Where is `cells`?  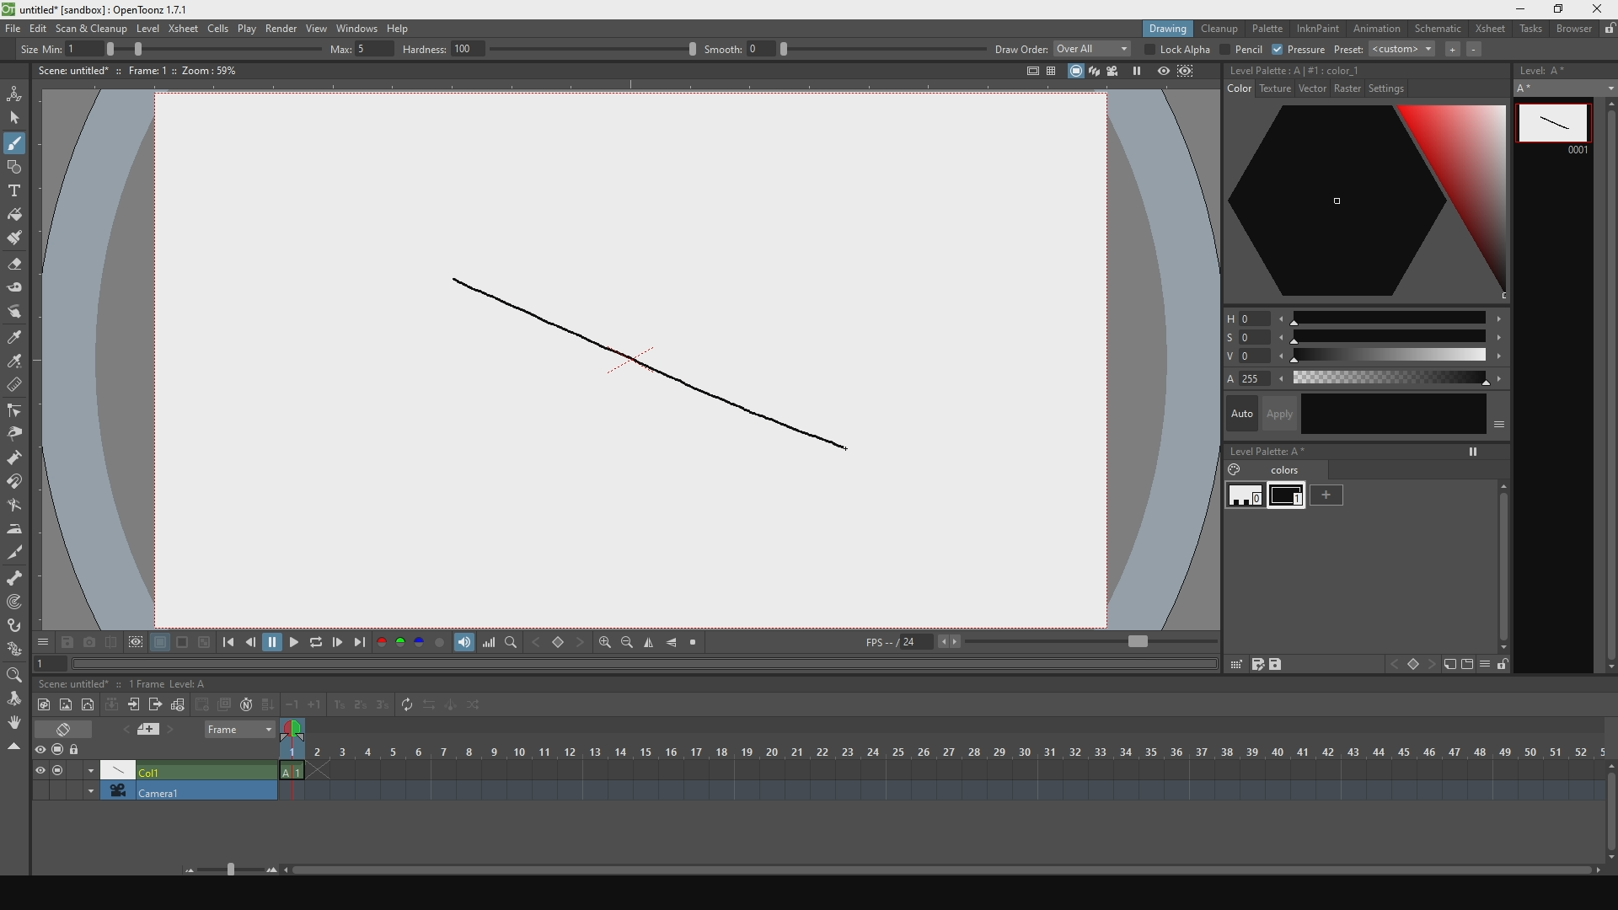 cells is located at coordinates (217, 29).